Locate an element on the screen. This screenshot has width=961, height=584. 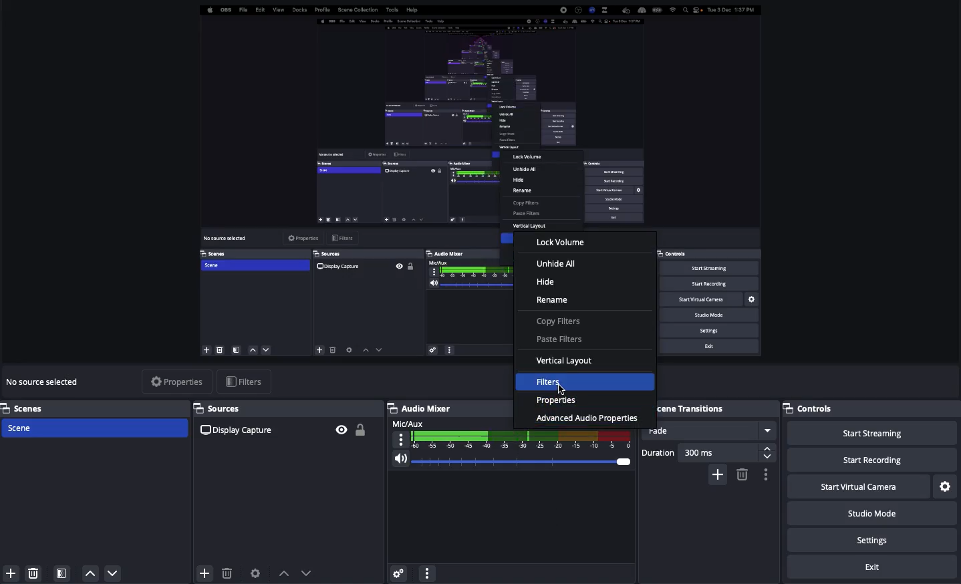
Audio mixer is located at coordinates (424, 408).